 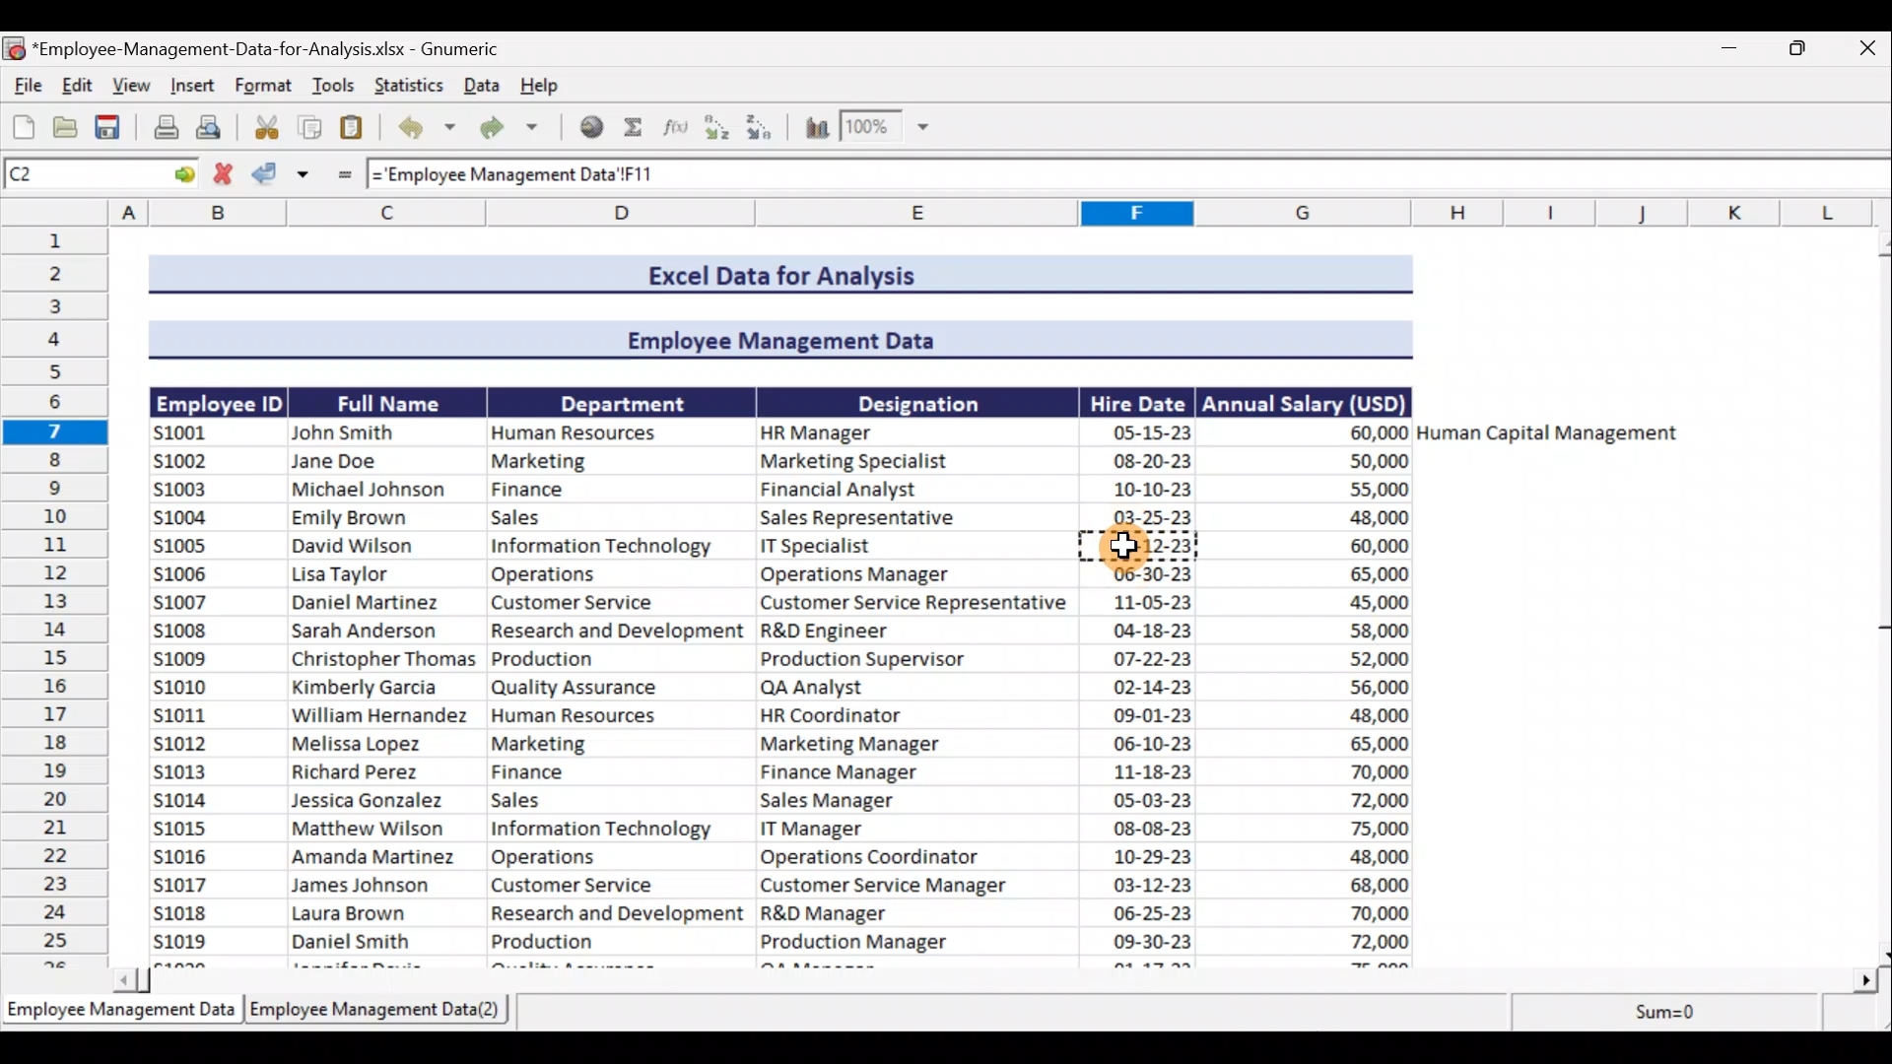 I want to click on Sheet 1, so click(x=120, y=1016).